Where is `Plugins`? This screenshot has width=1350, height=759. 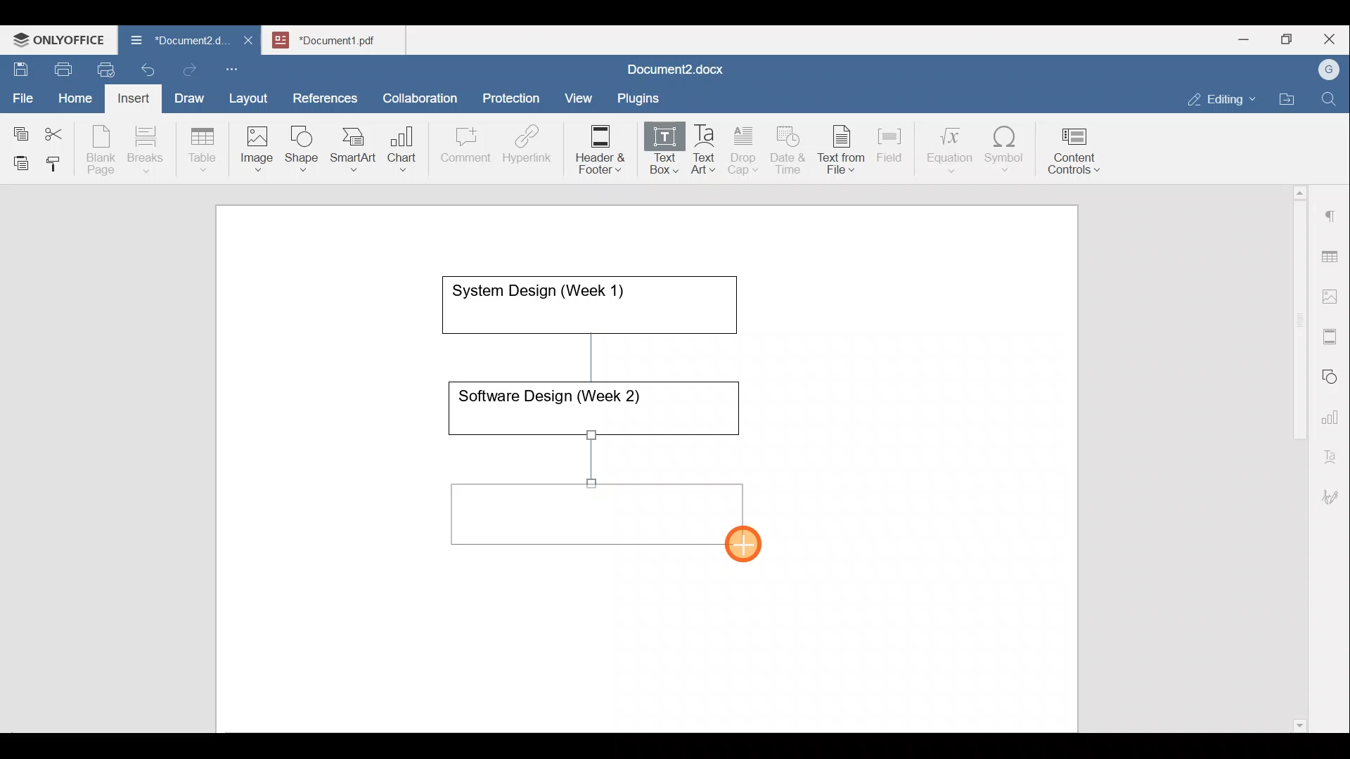
Plugins is located at coordinates (643, 96).